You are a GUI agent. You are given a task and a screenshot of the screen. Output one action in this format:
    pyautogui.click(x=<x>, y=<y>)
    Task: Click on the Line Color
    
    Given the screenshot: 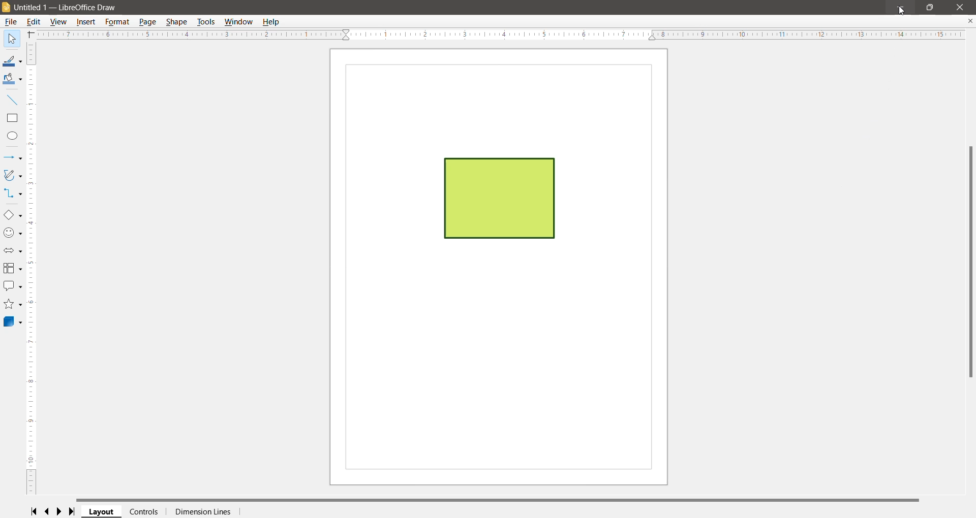 What is the action you would take?
    pyautogui.click(x=12, y=62)
    